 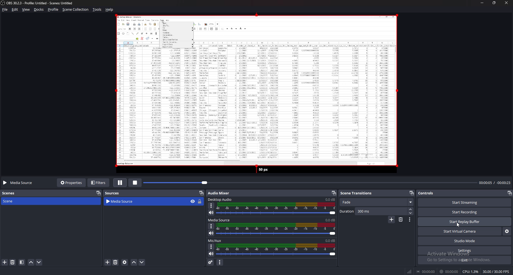 What do you see at coordinates (97, 10) in the screenshot?
I see `tools` at bounding box center [97, 10].